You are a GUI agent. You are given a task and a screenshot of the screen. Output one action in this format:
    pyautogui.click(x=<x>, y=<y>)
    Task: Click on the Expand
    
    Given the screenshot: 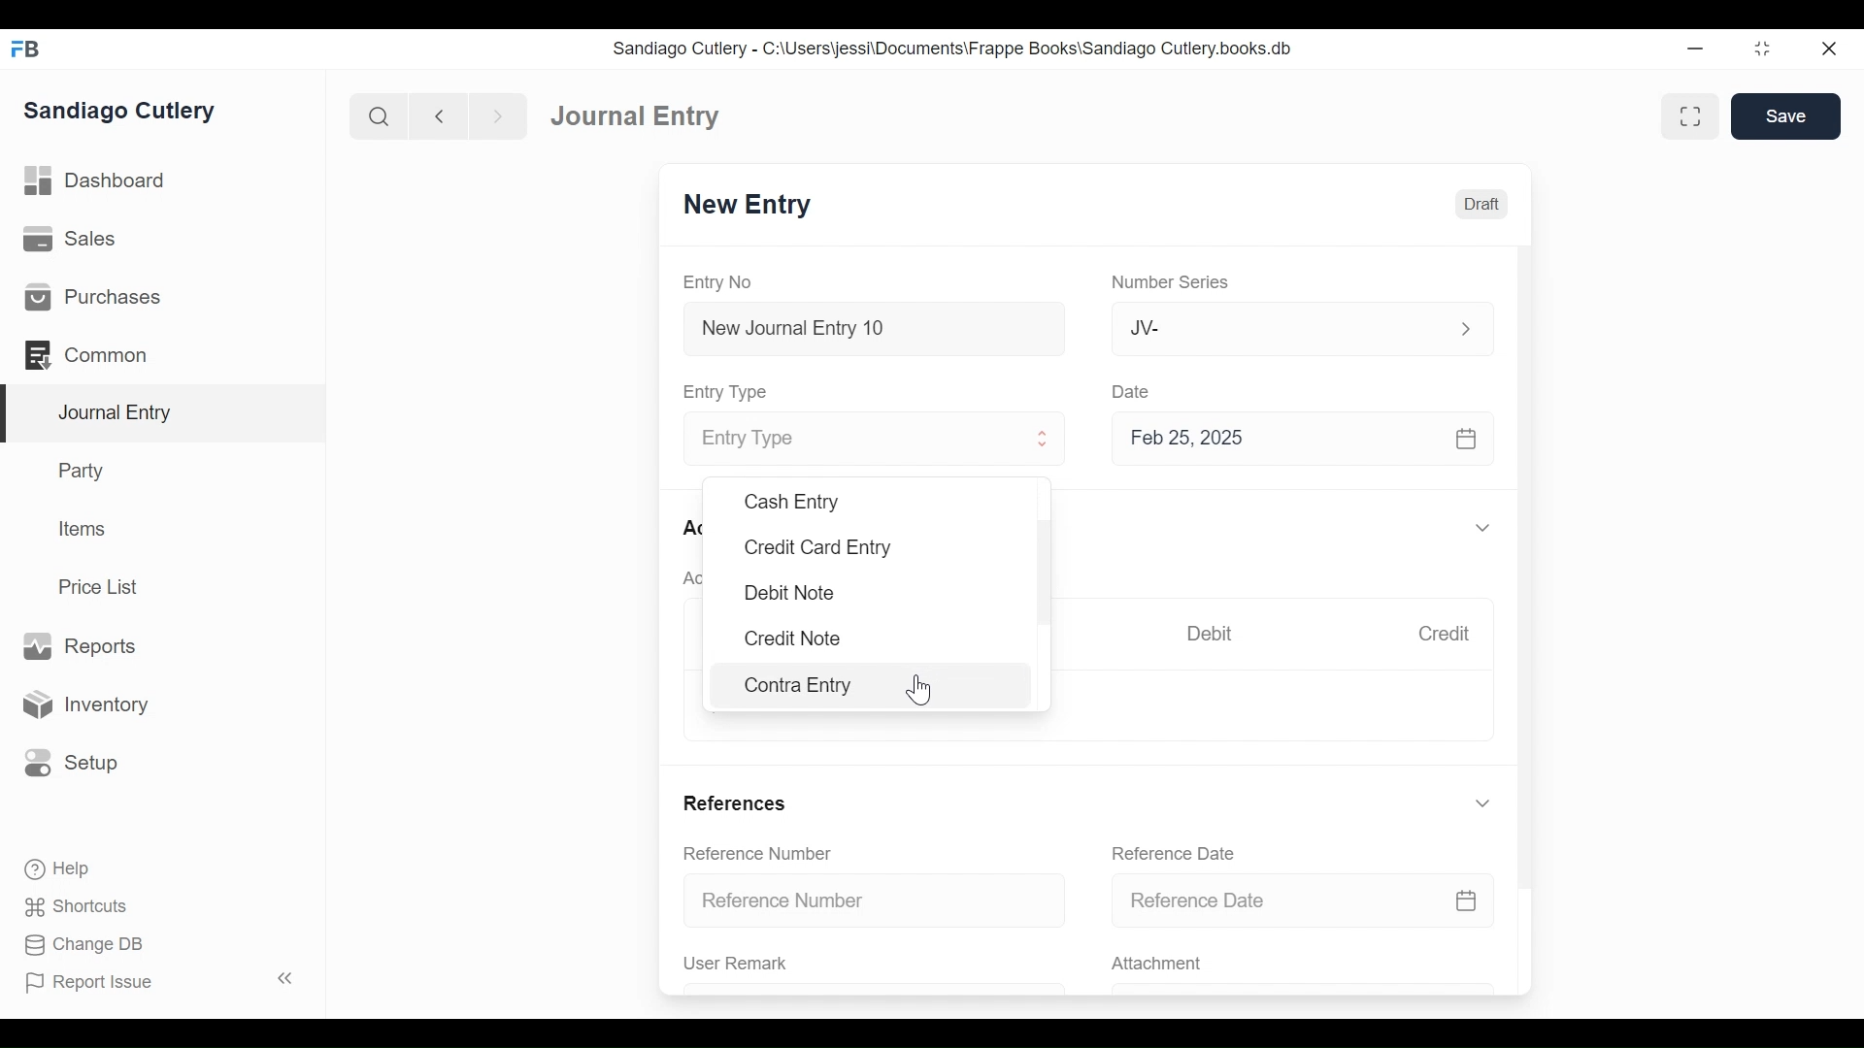 What is the action you would take?
    pyautogui.click(x=1045, y=442)
    